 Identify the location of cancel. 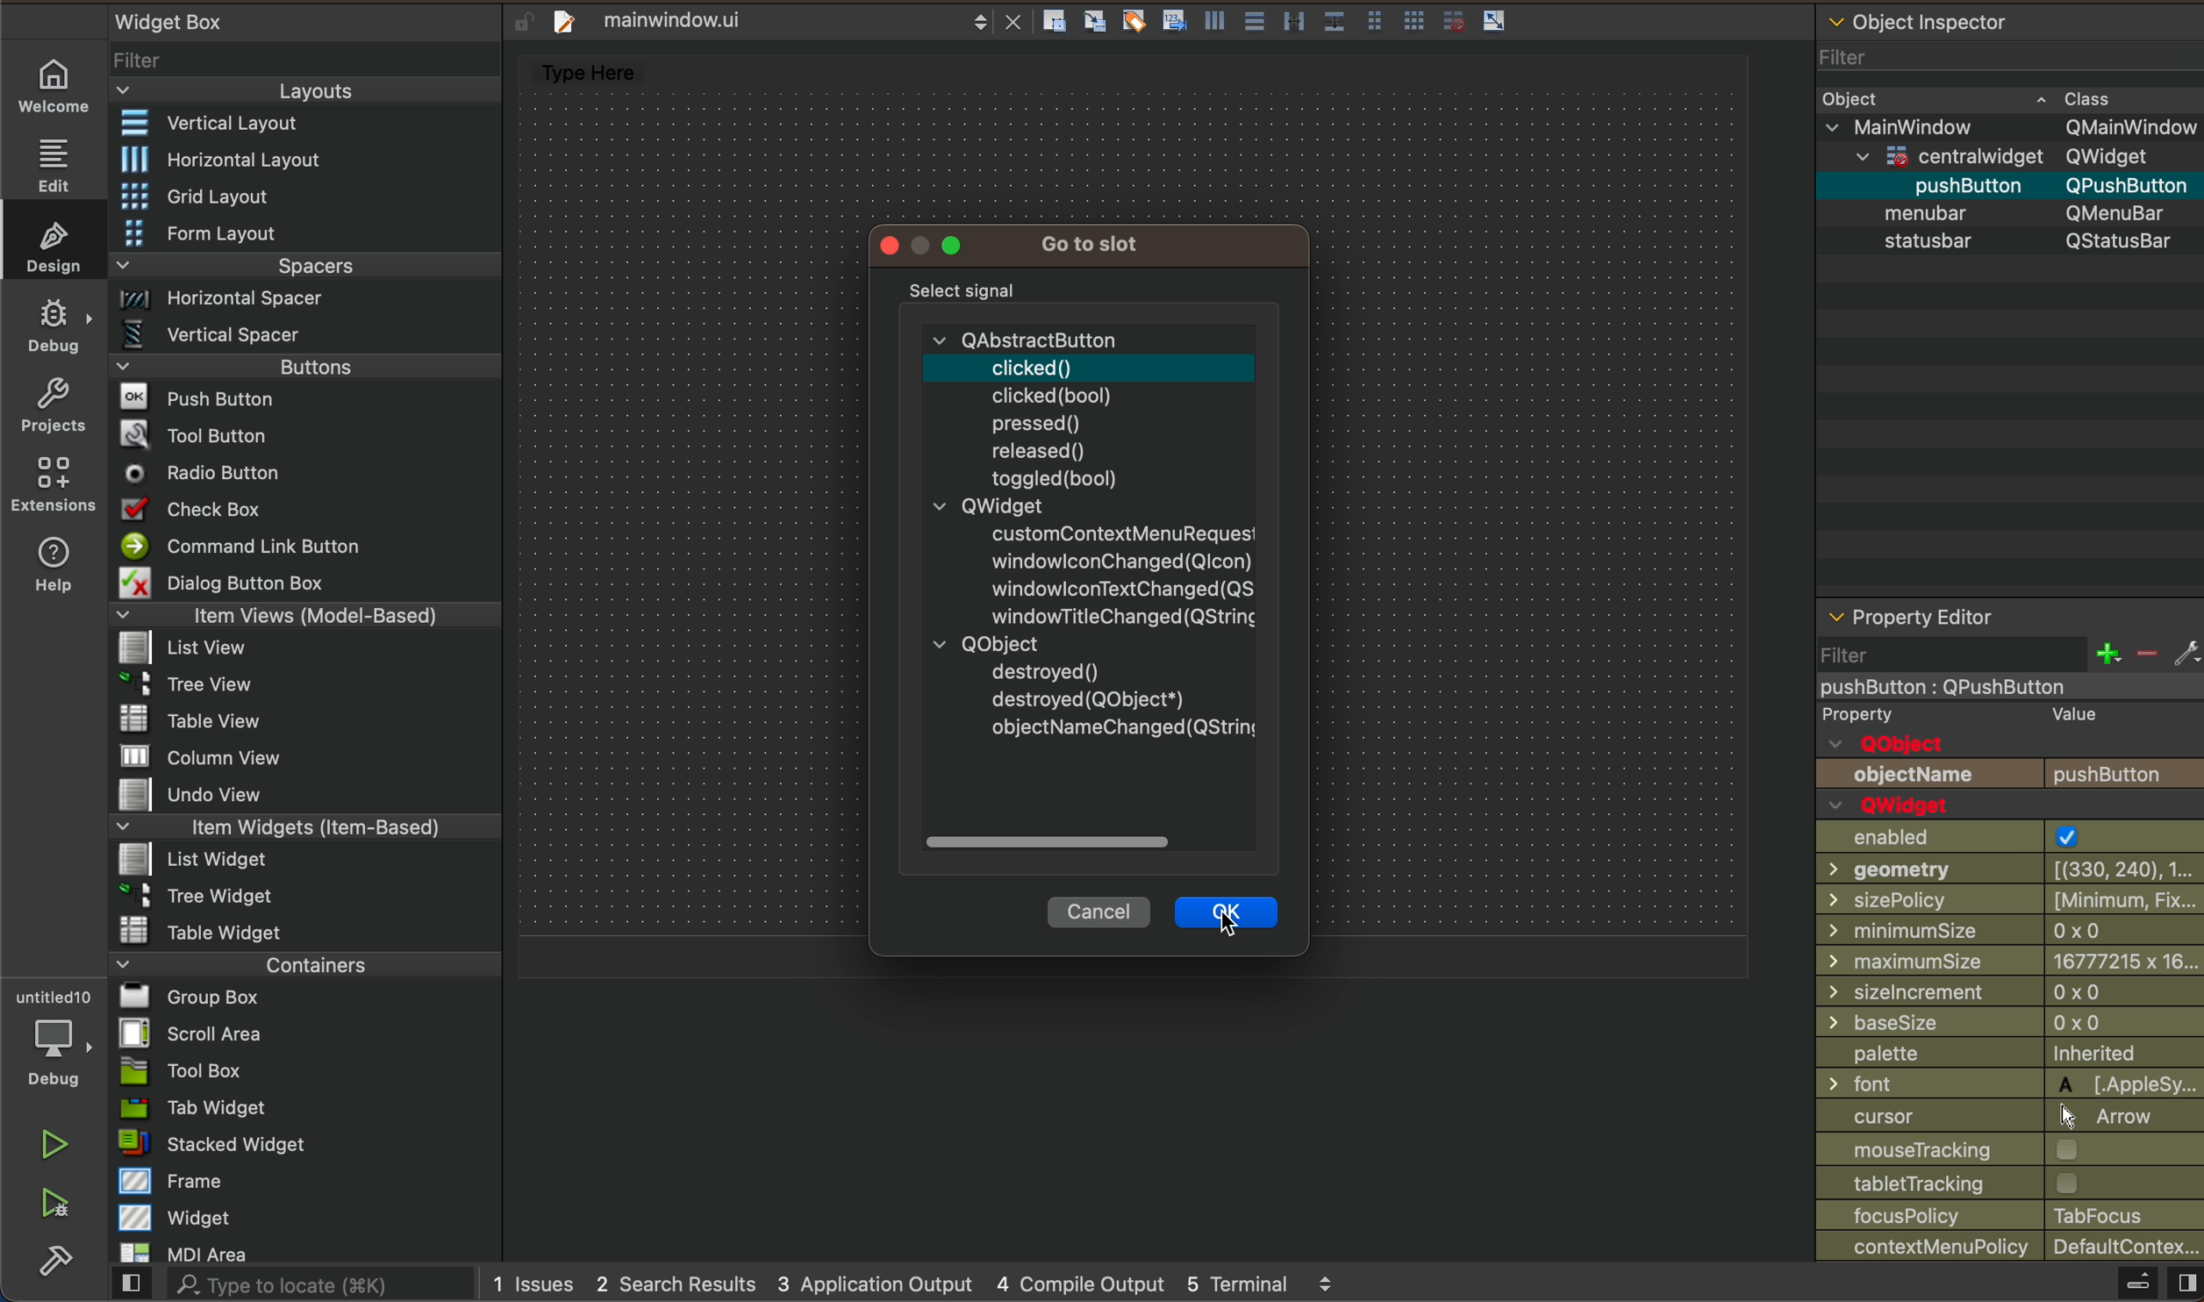
(1100, 911).